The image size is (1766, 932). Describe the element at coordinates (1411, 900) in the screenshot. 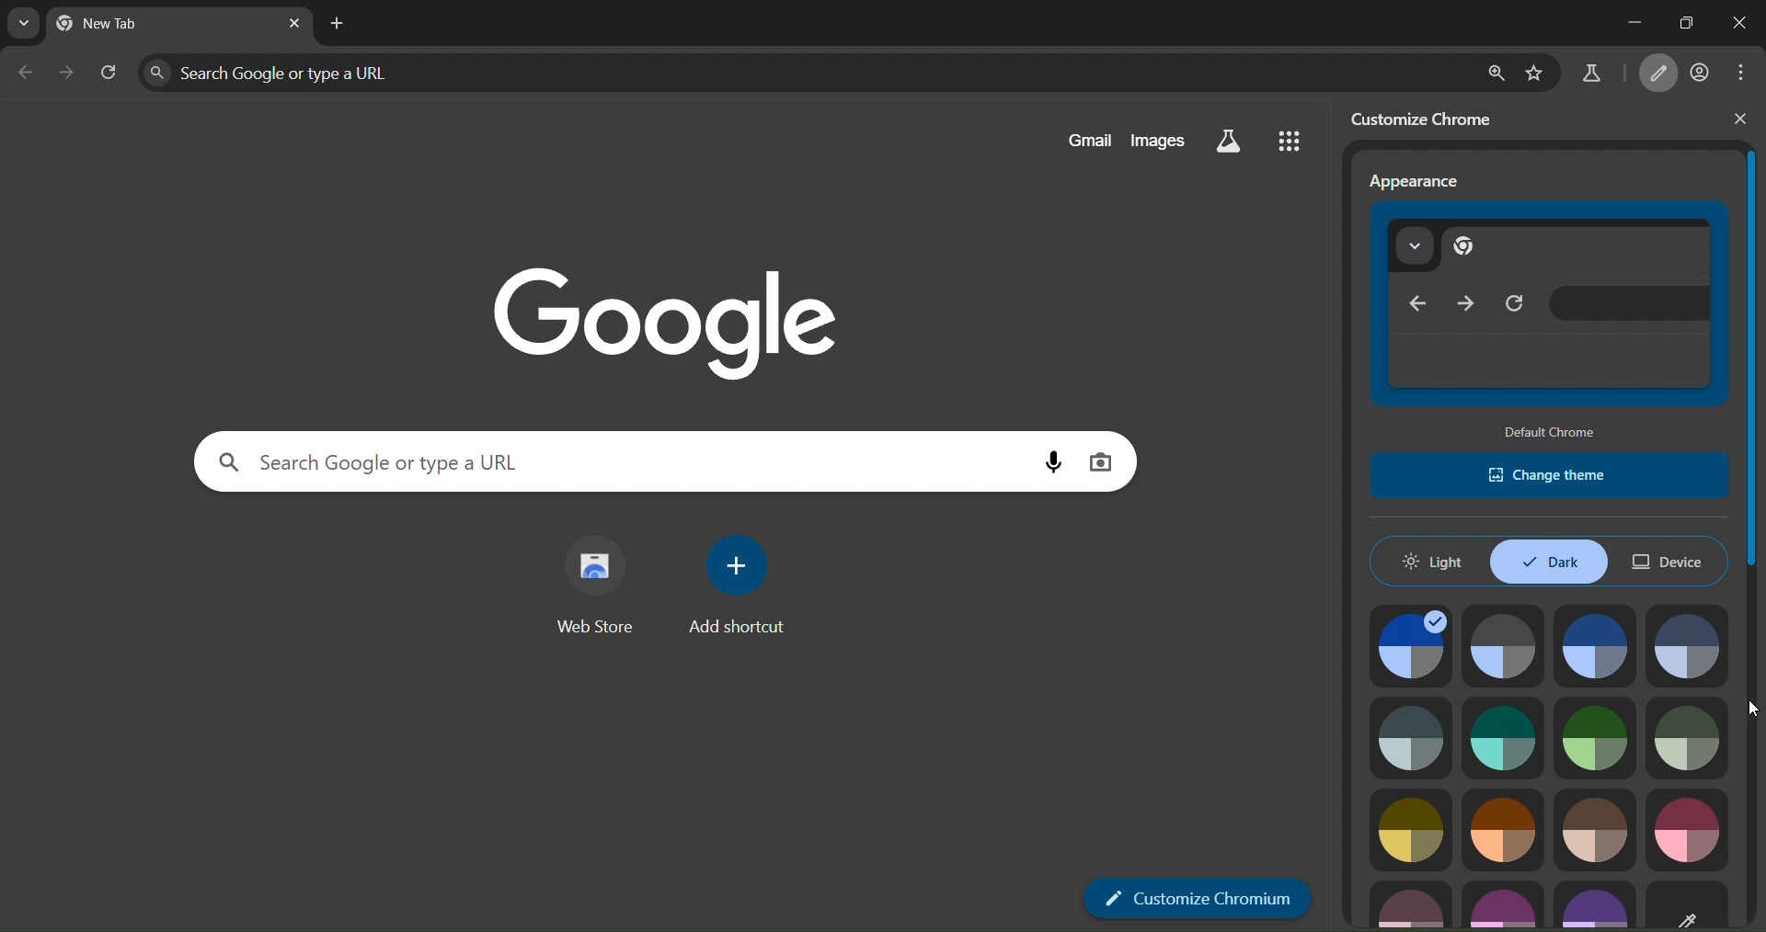

I see `theme` at that location.